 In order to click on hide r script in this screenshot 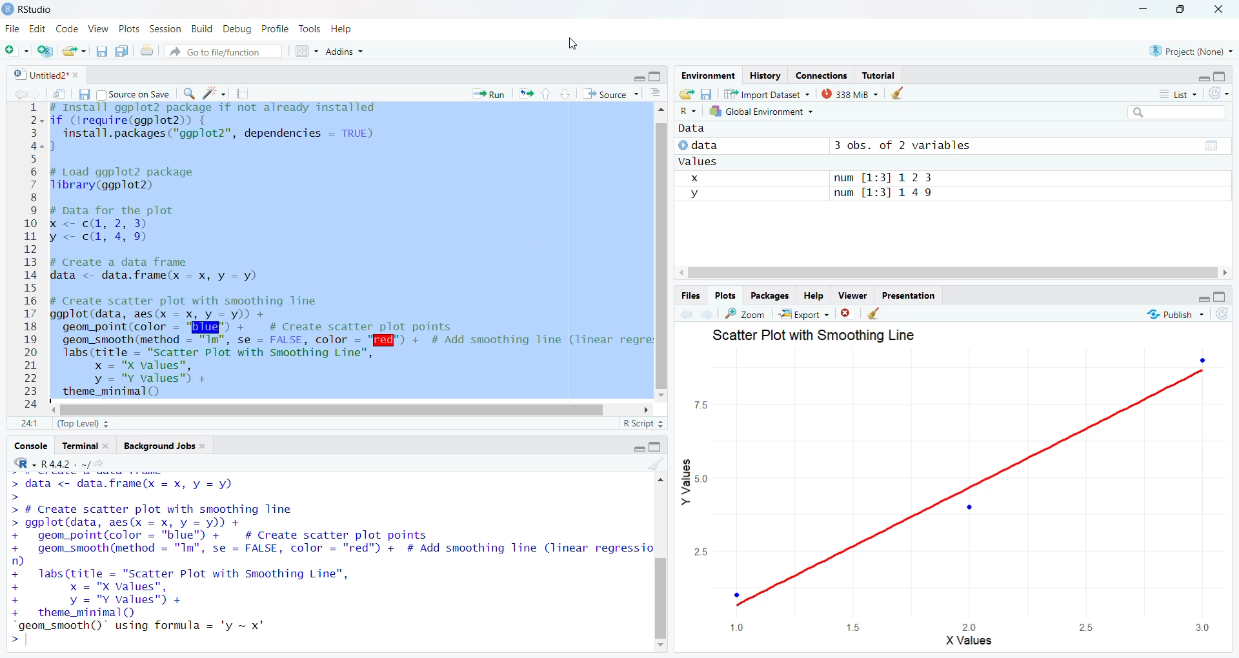, I will do `click(636, 79)`.